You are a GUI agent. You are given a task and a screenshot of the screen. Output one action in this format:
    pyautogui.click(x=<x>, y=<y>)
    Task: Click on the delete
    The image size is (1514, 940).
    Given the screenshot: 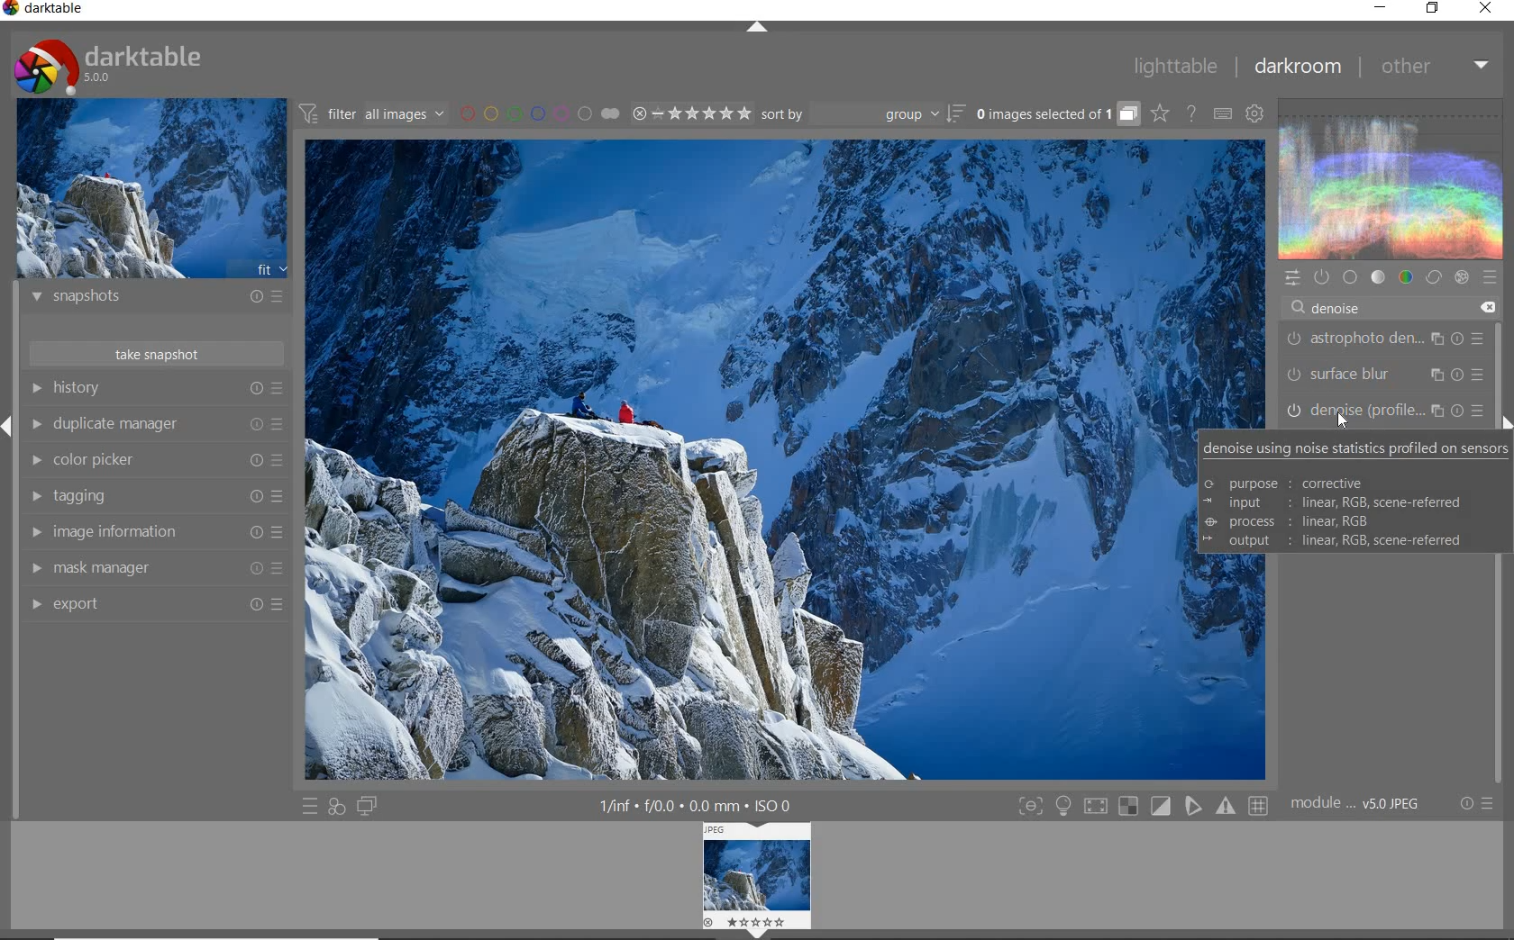 What is the action you would take?
    pyautogui.click(x=1486, y=308)
    